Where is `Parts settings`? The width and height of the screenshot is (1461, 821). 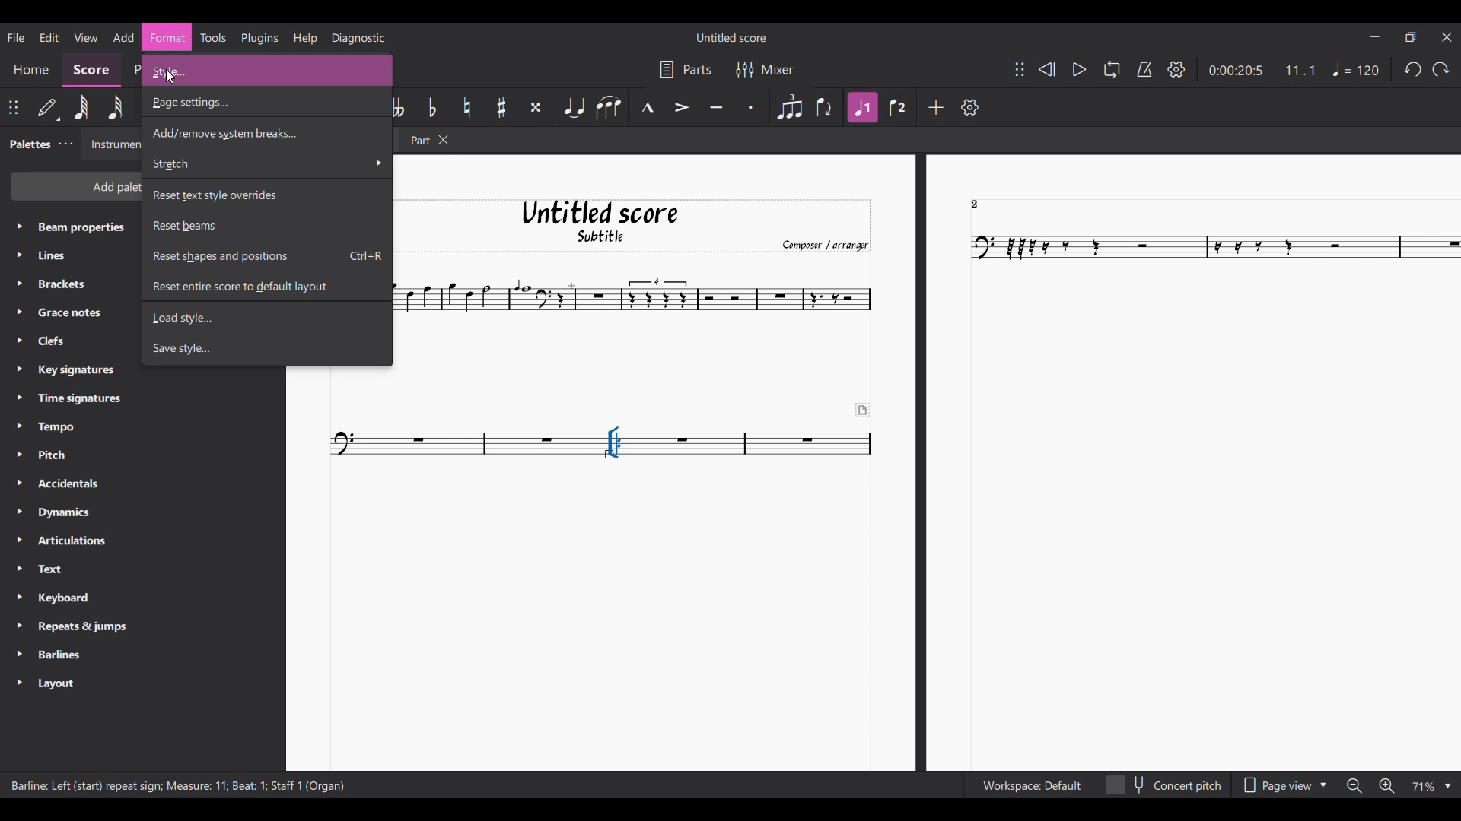 Parts settings is located at coordinates (686, 69).